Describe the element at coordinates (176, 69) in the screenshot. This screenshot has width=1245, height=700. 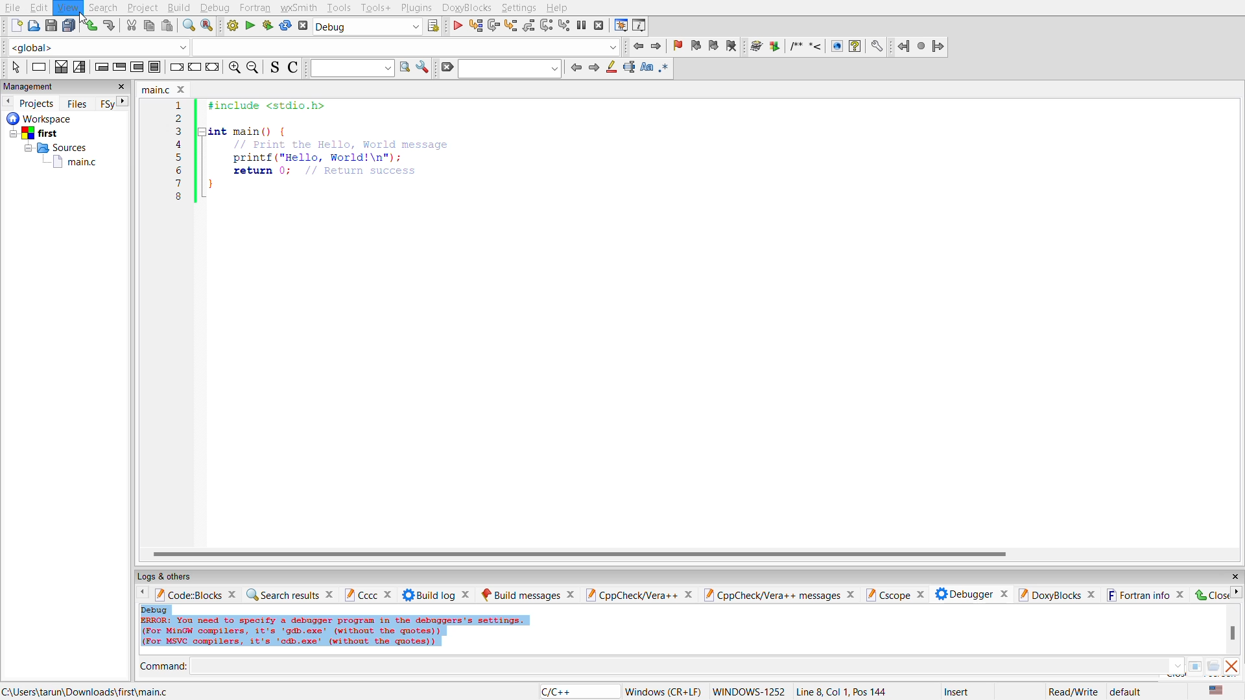
I see `break instruction` at that location.